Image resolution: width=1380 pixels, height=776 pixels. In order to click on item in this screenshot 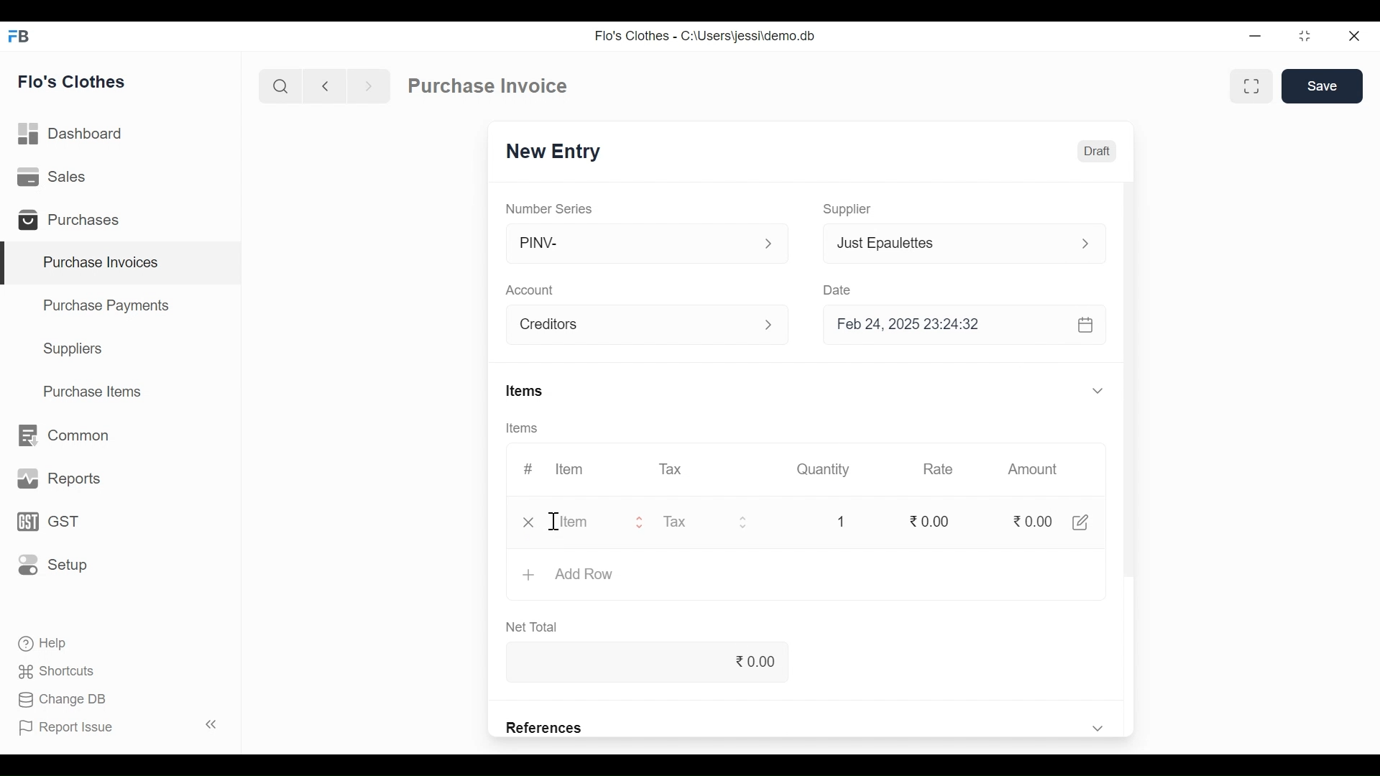, I will do `click(579, 524)`.